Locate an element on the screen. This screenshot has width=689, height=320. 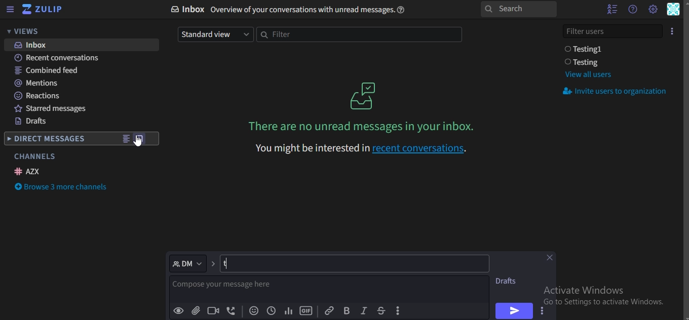
personal menu is located at coordinates (674, 10).